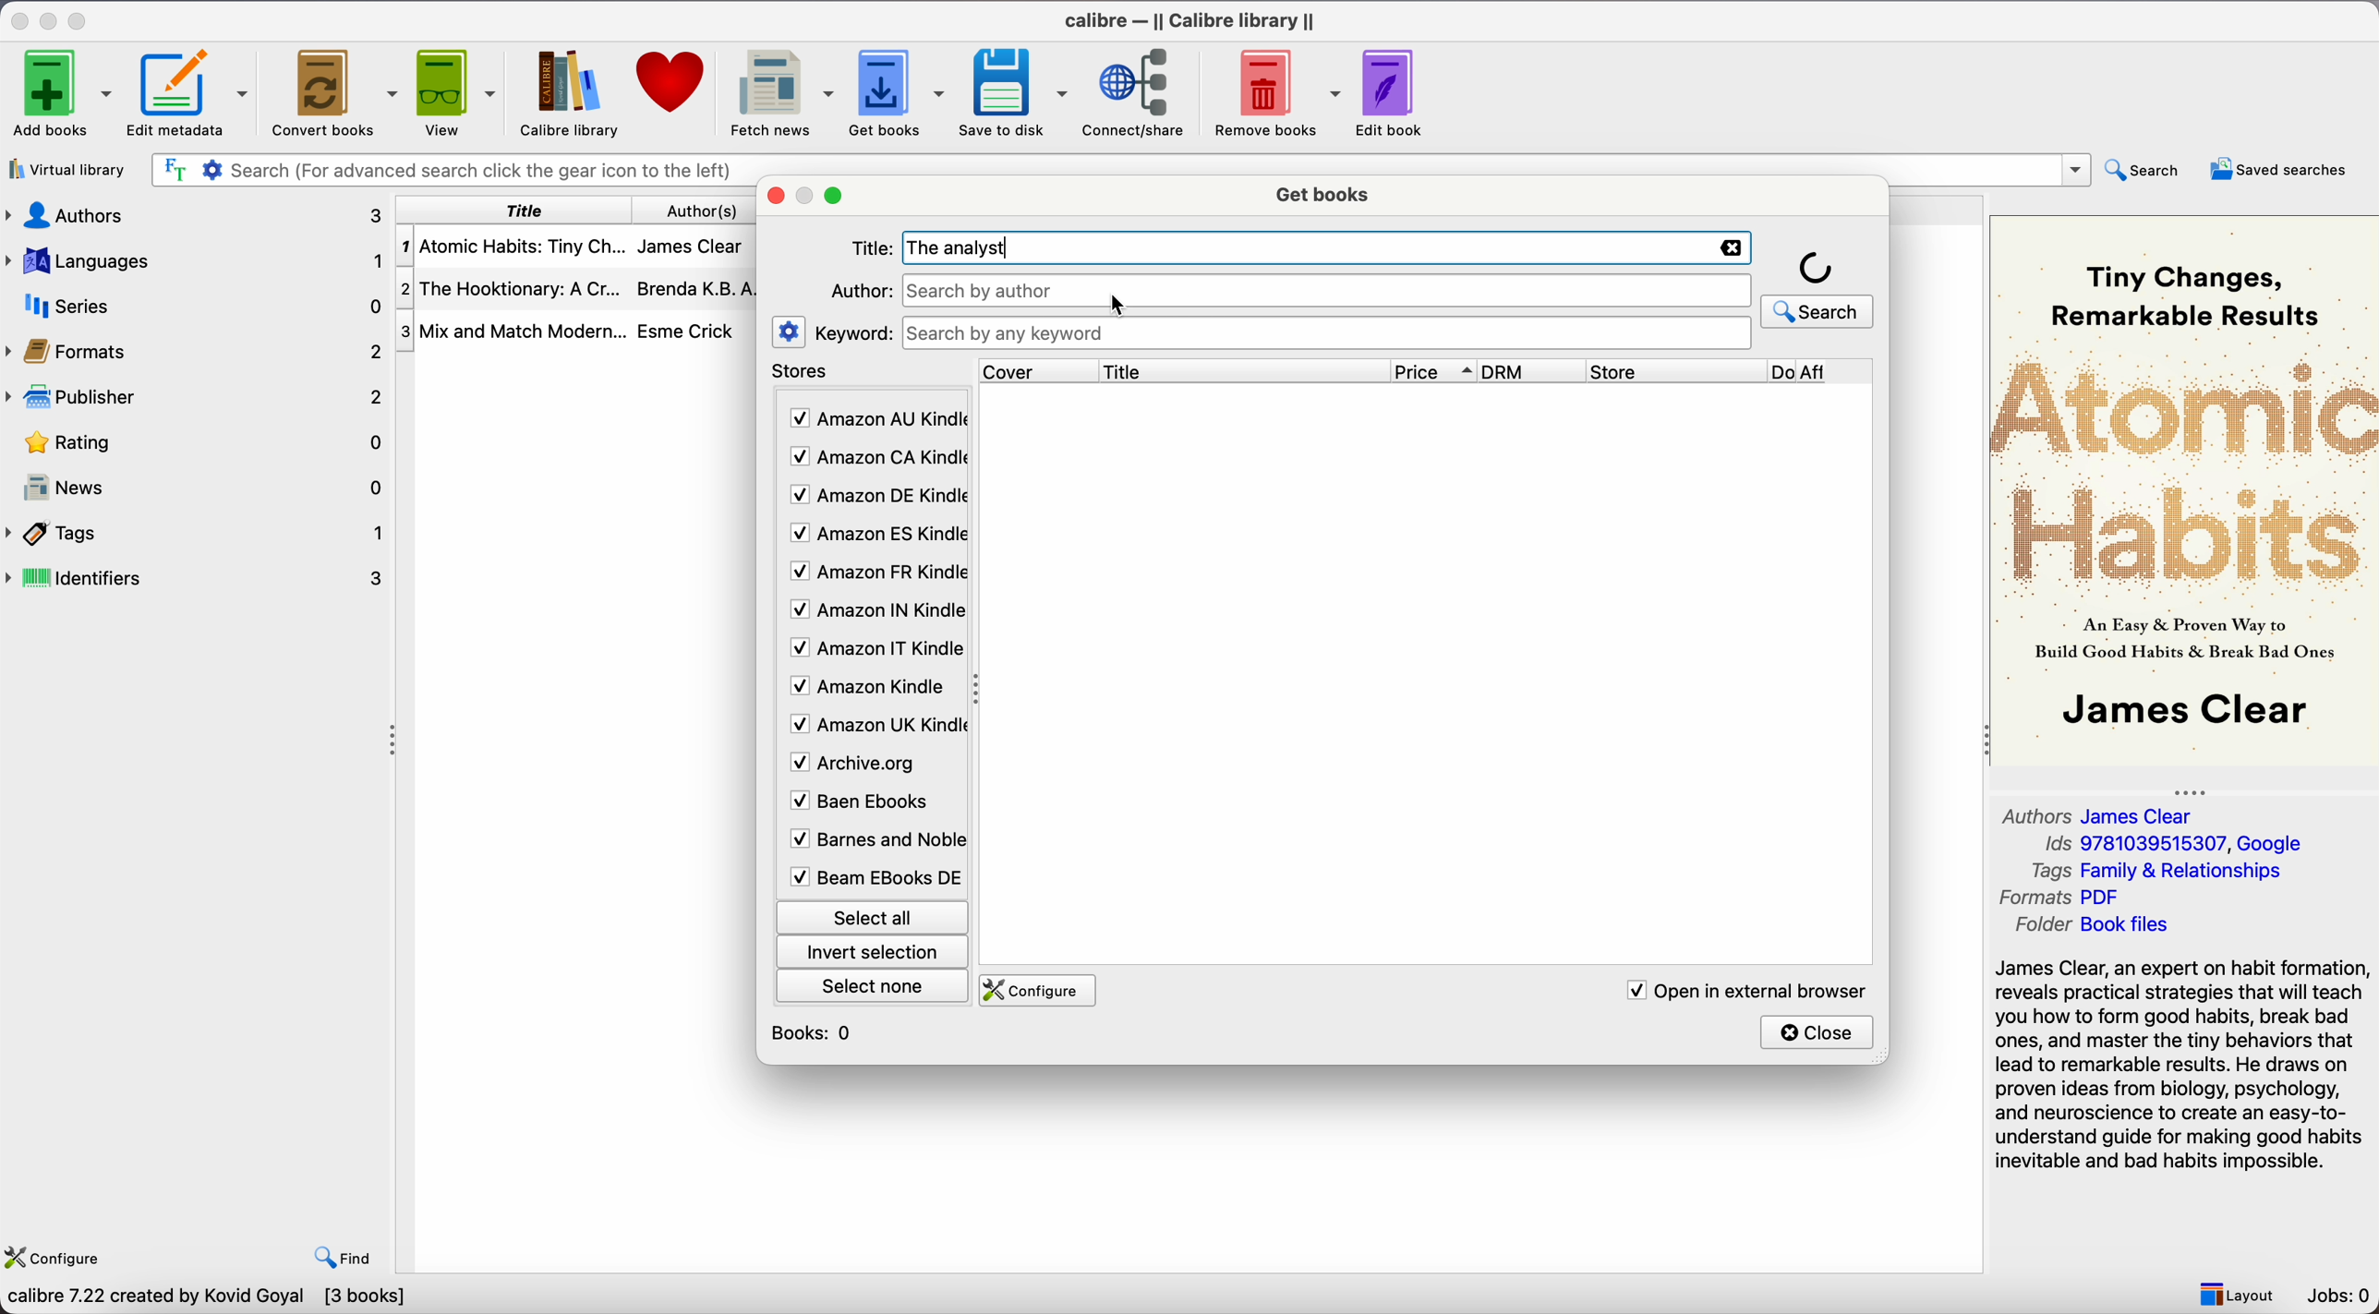  Describe the element at coordinates (1119, 306) in the screenshot. I see `cursor` at that location.